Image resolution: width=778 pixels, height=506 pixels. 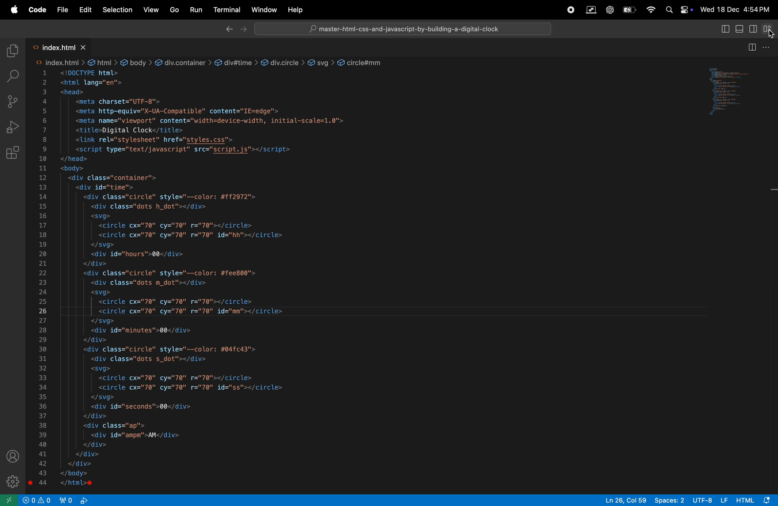 I want to click on view port, so click(x=38, y=499).